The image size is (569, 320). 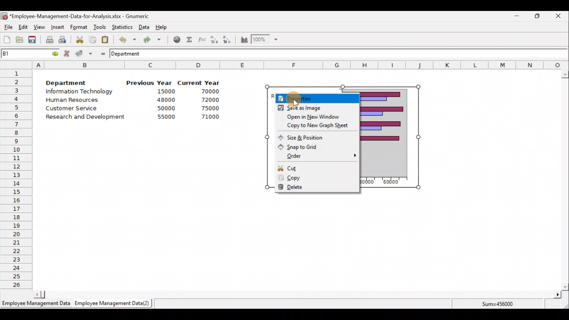 I want to click on Redo undone action, so click(x=151, y=40).